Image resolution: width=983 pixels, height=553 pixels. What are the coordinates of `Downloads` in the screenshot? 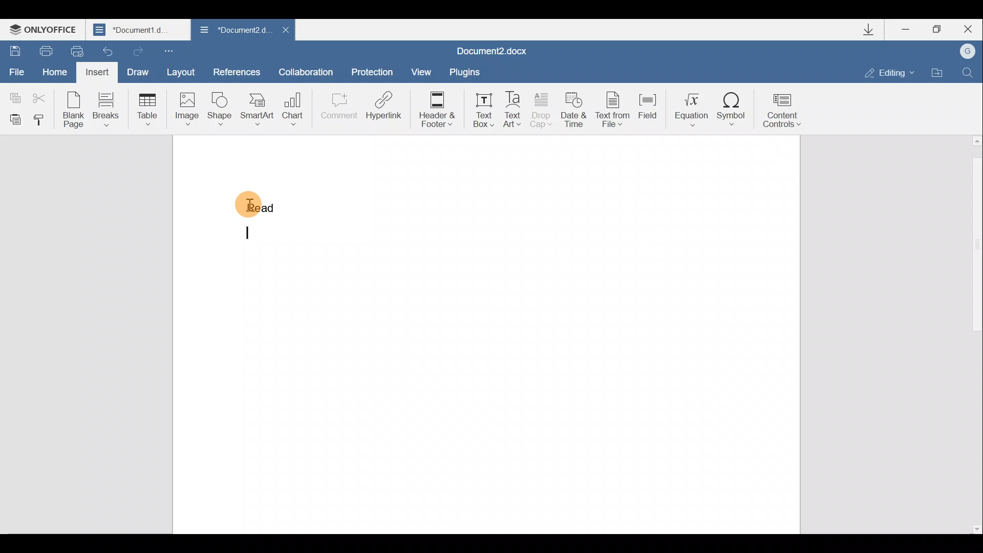 It's located at (874, 32).